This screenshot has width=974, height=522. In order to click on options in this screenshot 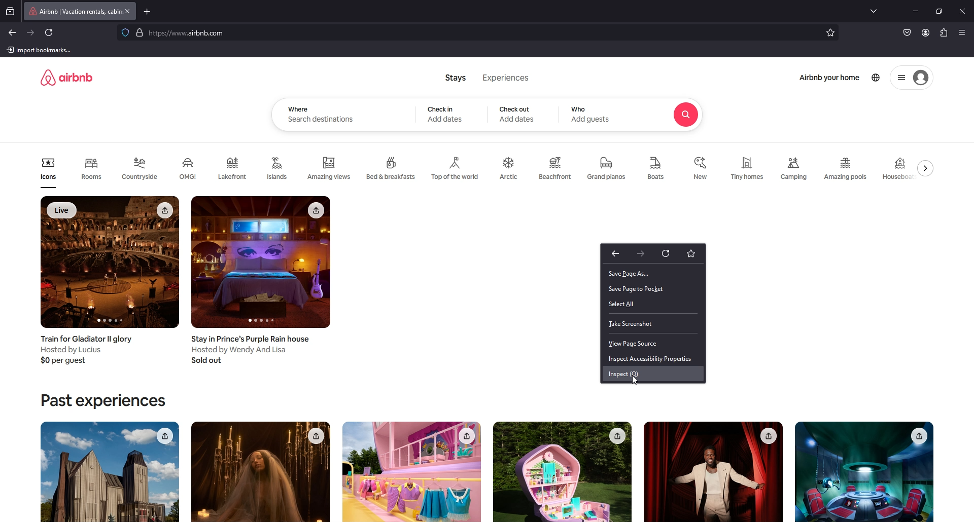, I will do `click(901, 78)`.